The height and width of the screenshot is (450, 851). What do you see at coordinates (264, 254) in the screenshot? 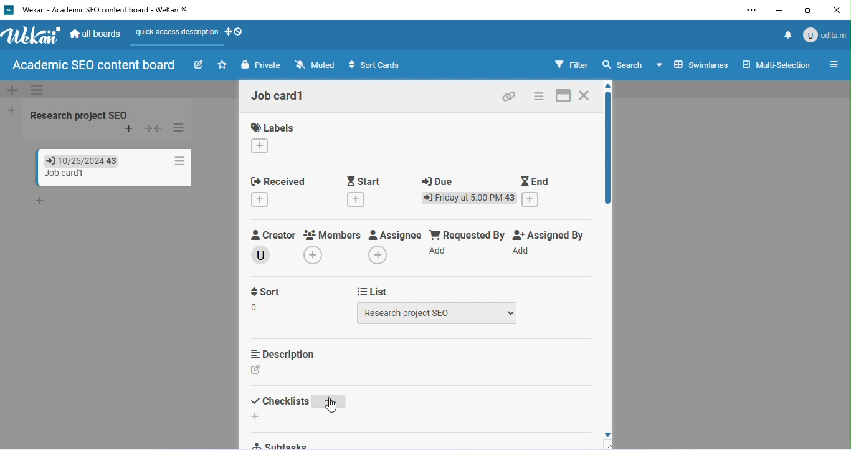
I see `creator name` at bounding box center [264, 254].